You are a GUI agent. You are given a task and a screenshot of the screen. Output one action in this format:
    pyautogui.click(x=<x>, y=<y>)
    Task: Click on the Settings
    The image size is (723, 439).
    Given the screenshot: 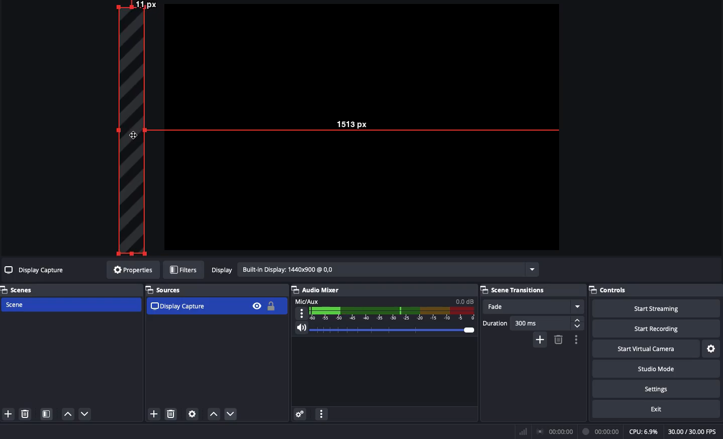 What is the action you would take?
    pyautogui.click(x=712, y=349)
    